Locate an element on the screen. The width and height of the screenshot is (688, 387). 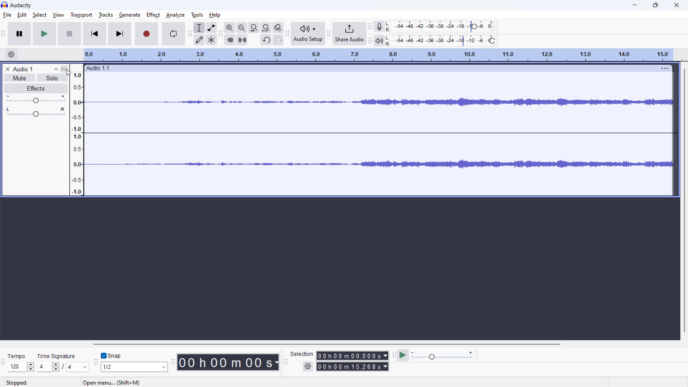
tools is located at coordinates (197, 15).